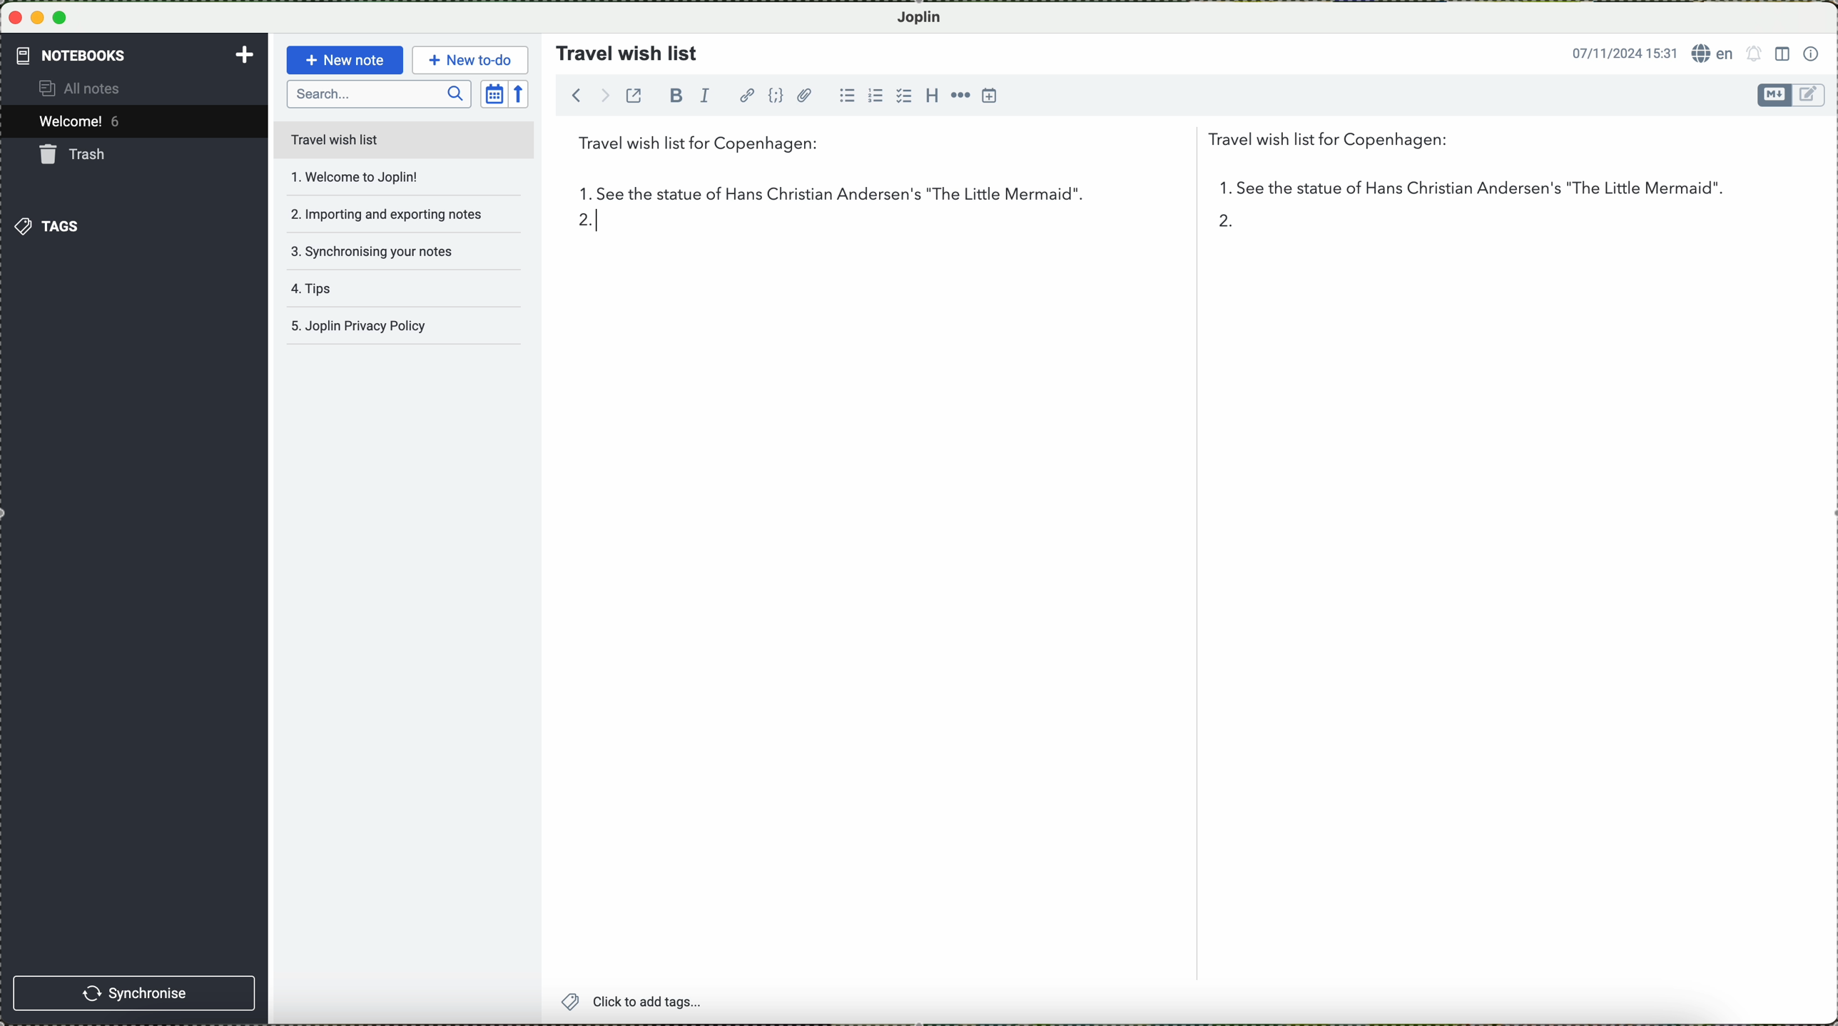 This screenshot has width=1838, height=1026. Describe the element at coordinates (522, 93) in the screenshot. I see `reverse sort order` at that location.